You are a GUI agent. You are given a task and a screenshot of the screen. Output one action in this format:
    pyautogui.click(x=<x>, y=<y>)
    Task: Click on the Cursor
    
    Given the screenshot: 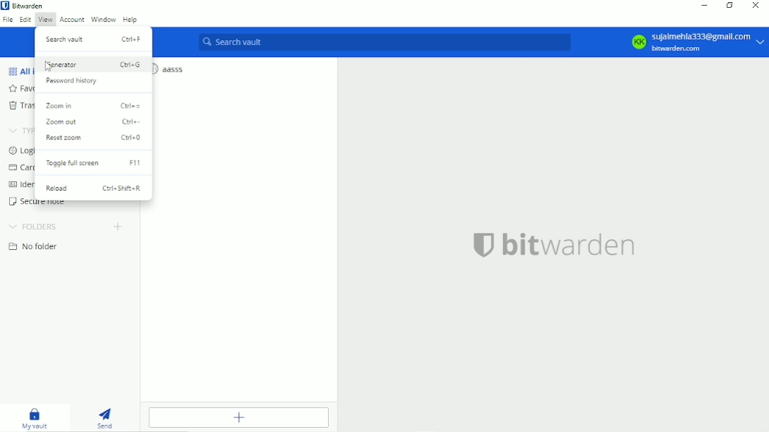 What is the action you would take?
    pyautogui.click(x=49, y=67)
    